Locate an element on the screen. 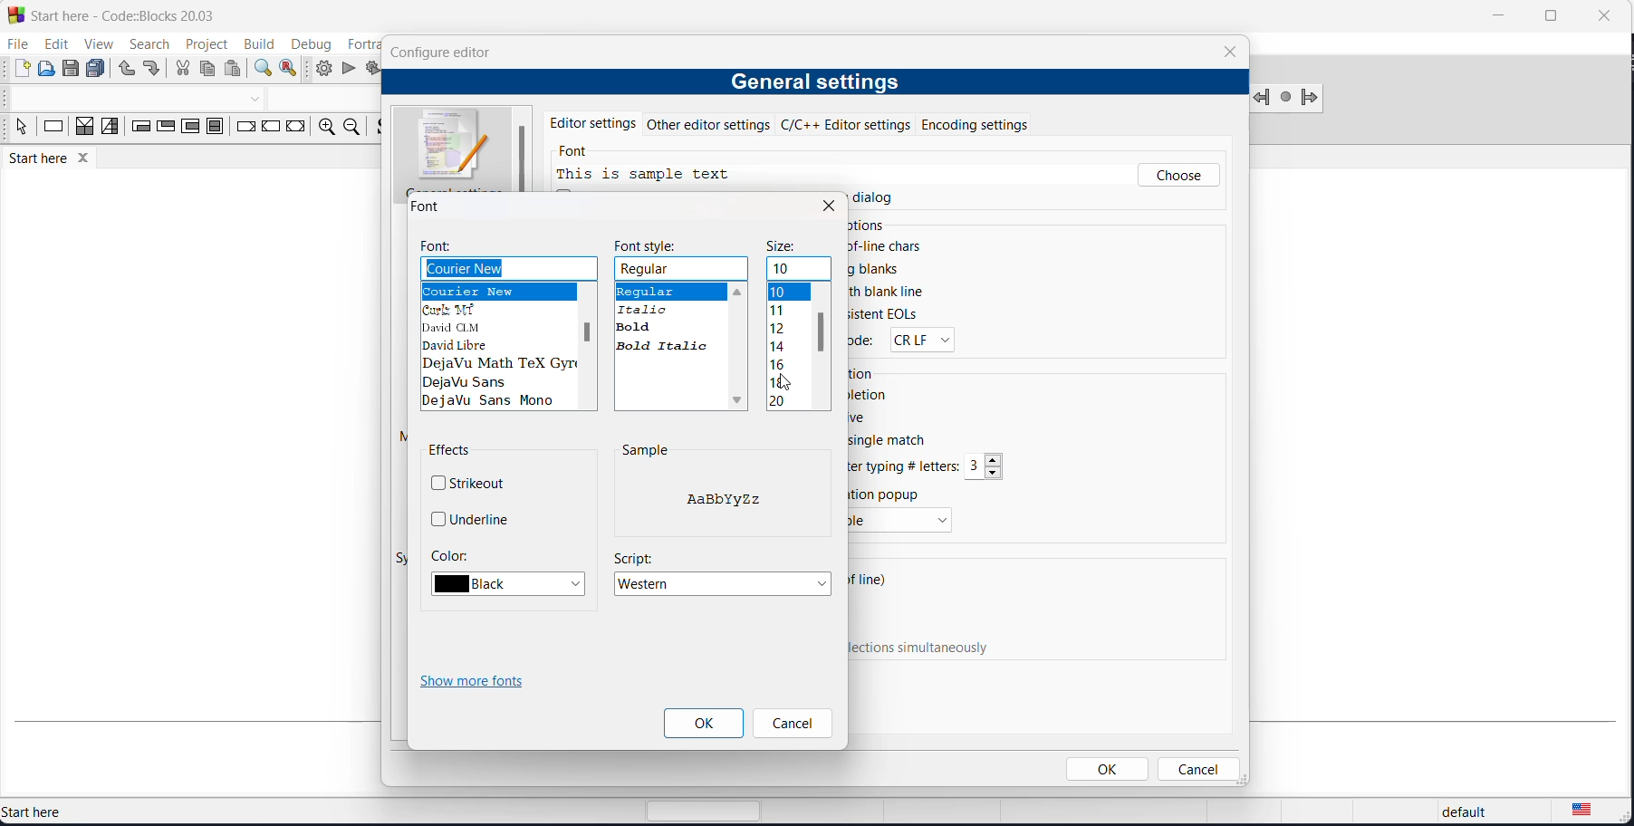  close is located at coordinates (1230, 52).